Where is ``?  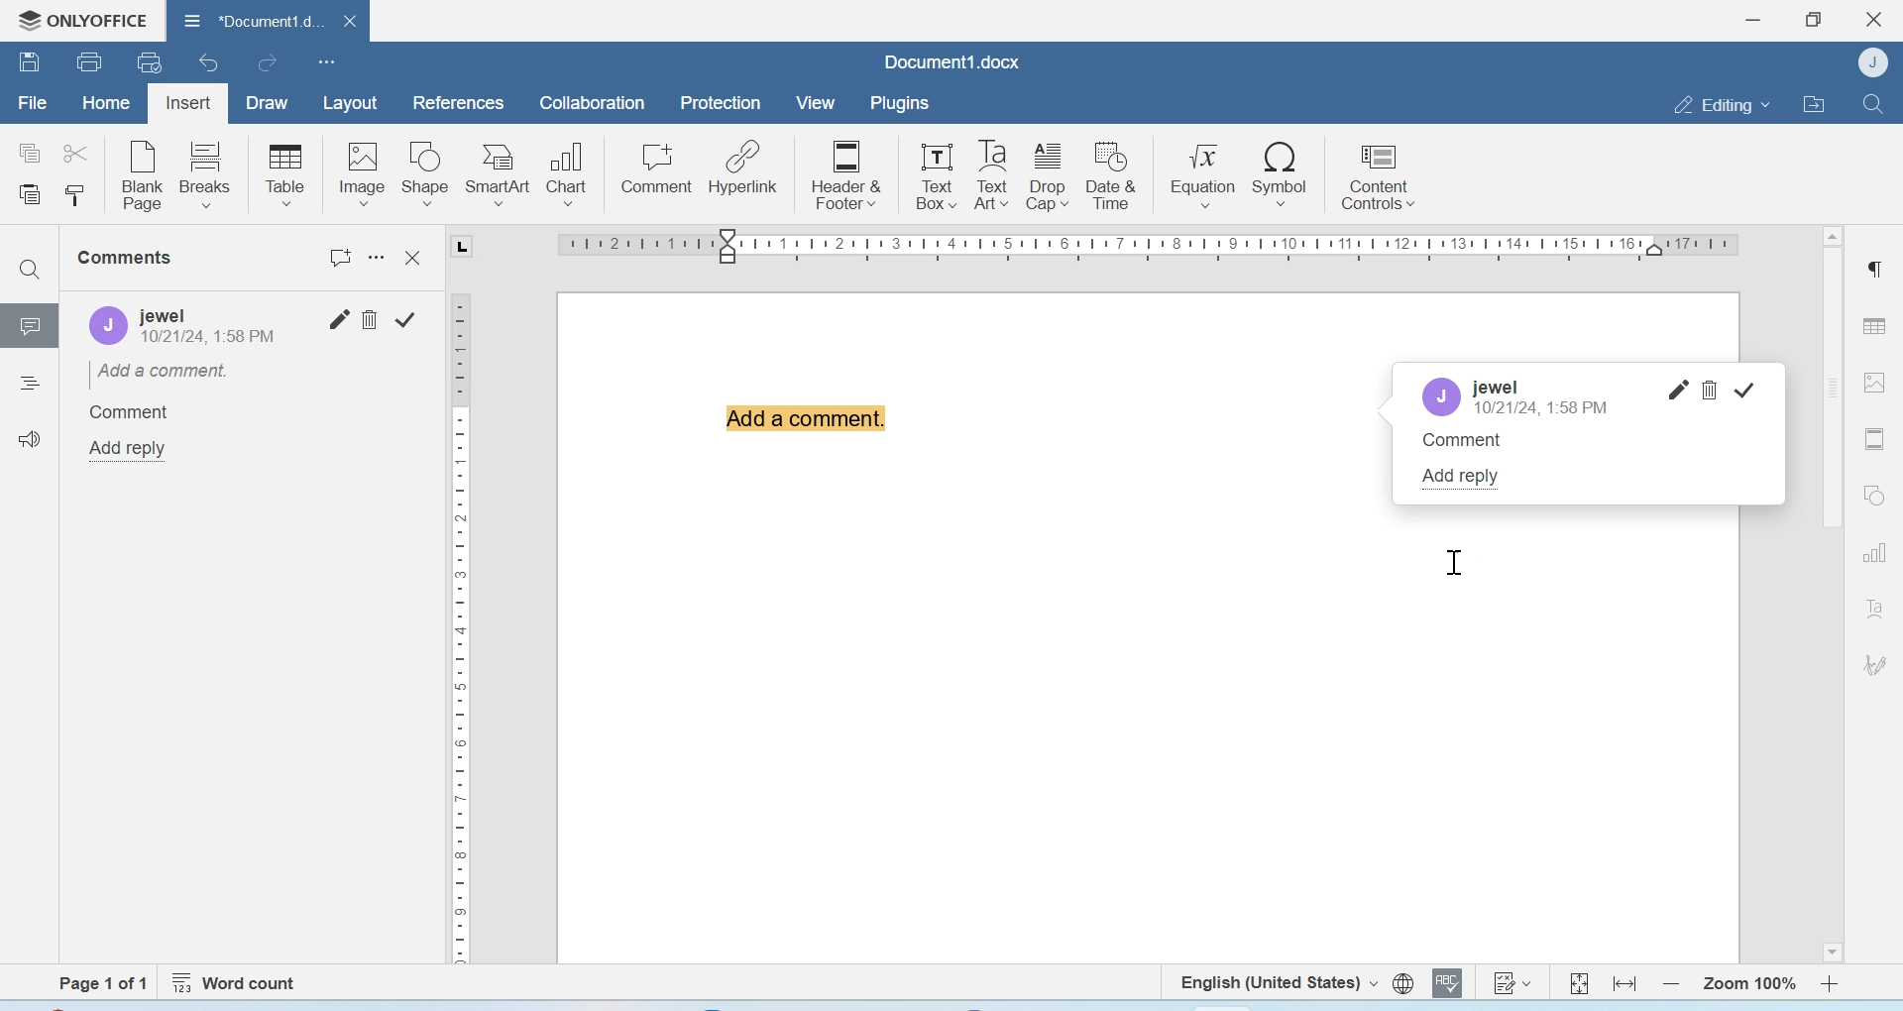
 is located at coordinates (1873, 62).